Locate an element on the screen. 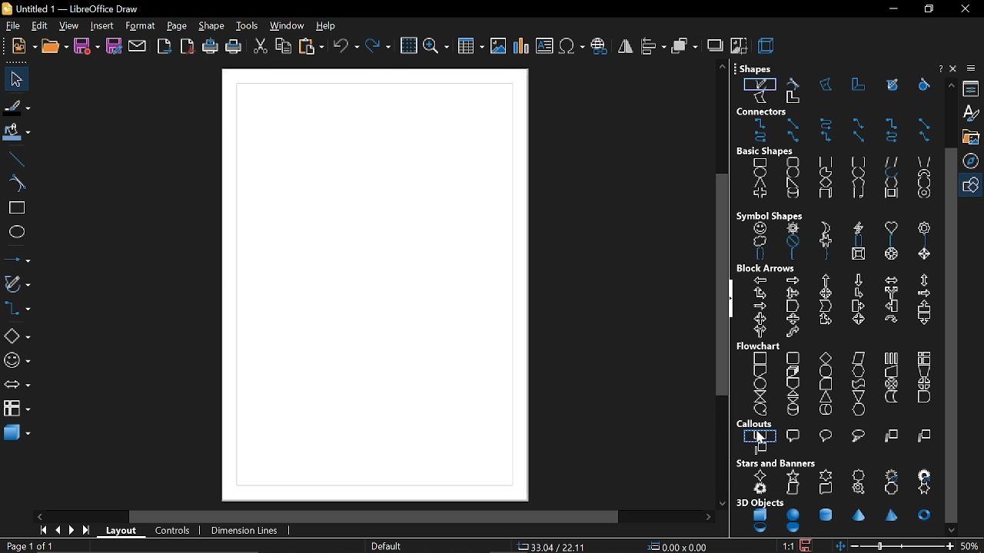  delay is located at coordinates (923, 397).